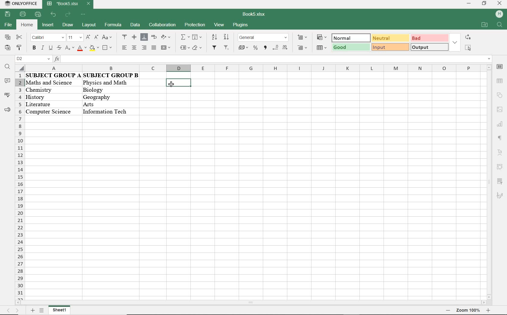 This screenshot has width=507, height=315. What do you see at coordinates (214, 48) in the screenshot?
I see `filter` at bounding box center [214, 48].